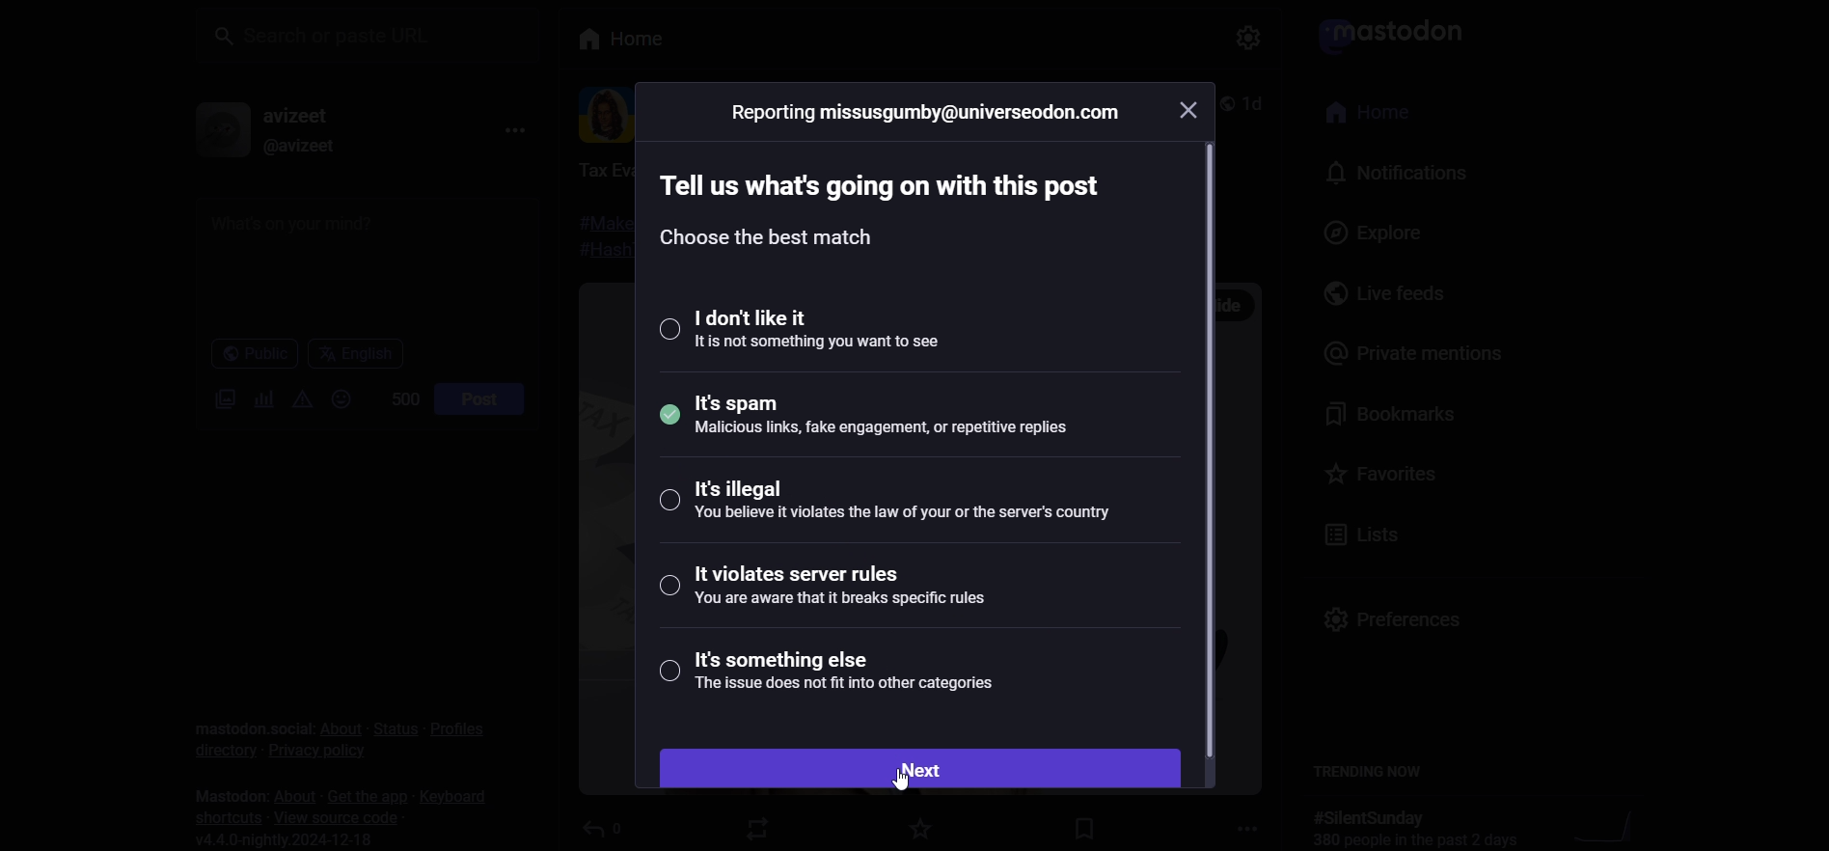  Describe the element at coordinates (882, 502) in the screenshot. I see `illegal` at that location.